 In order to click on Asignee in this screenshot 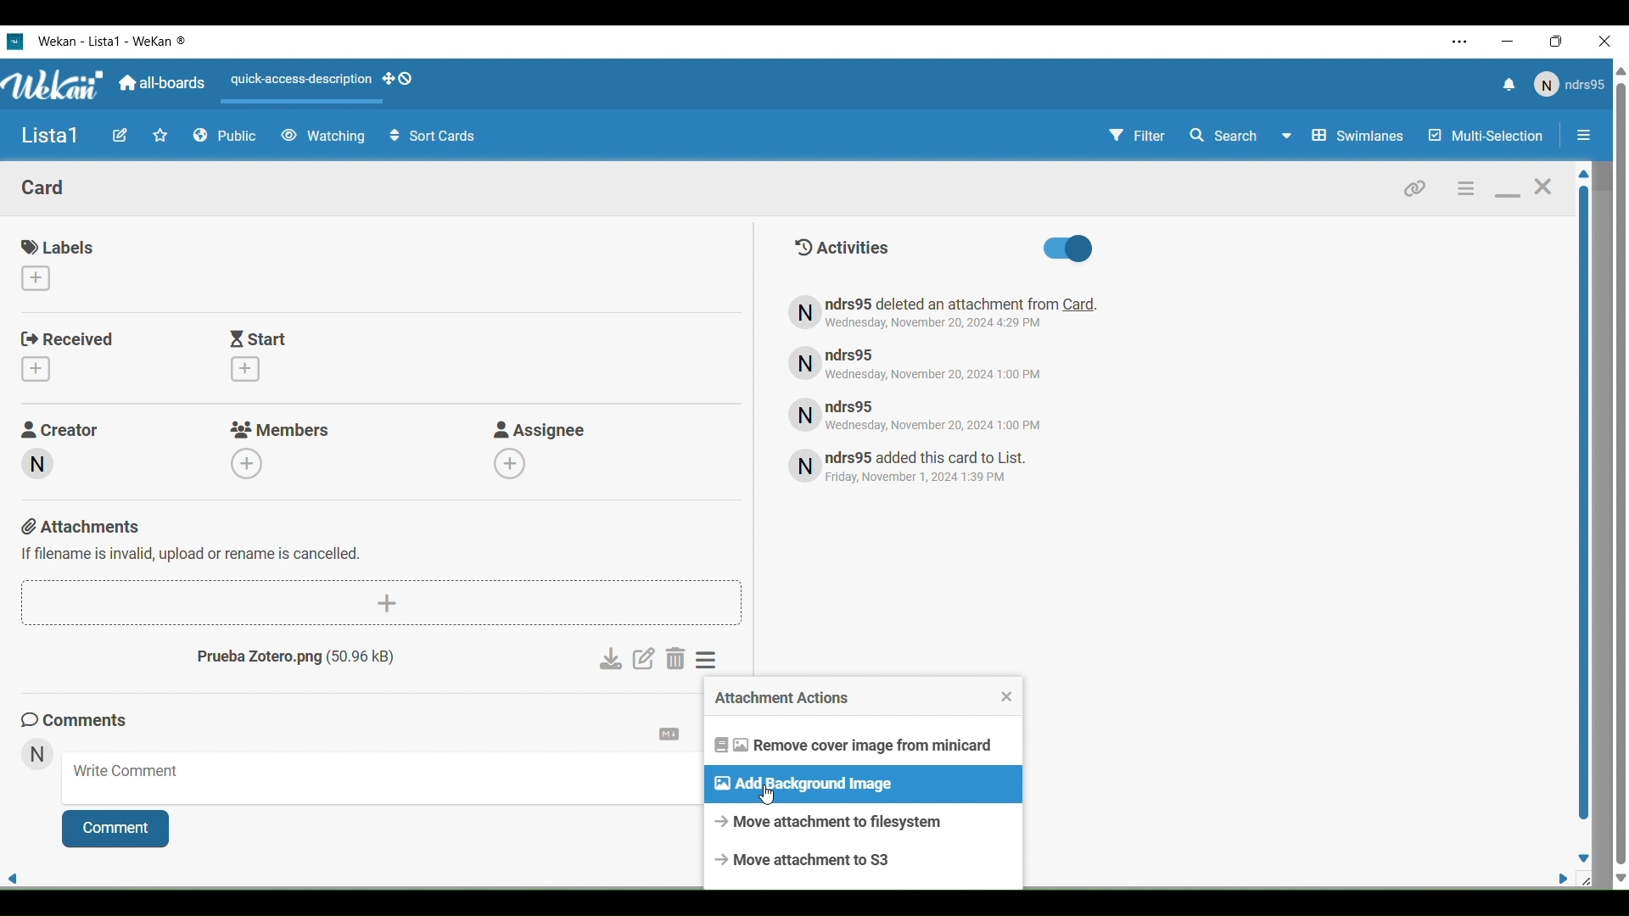, I will do `click(546, 429)`.